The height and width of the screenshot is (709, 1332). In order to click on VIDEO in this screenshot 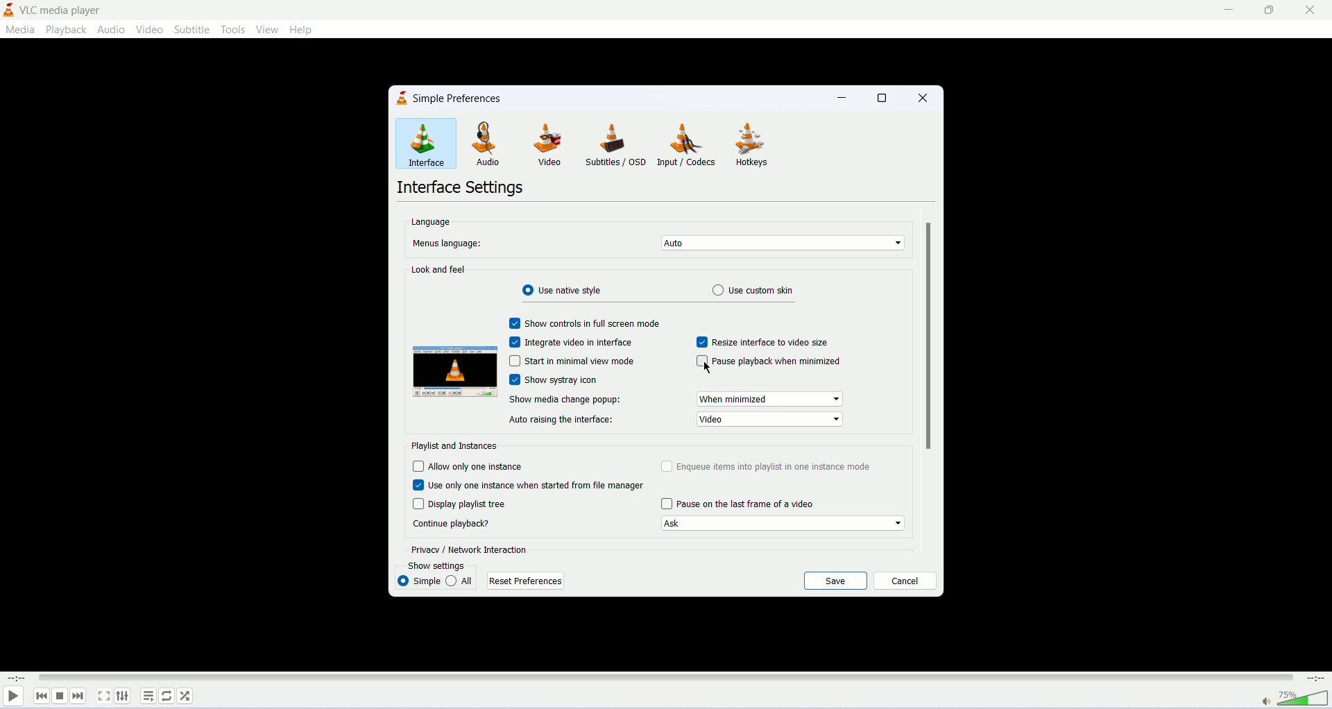, I will do `click(544, 144)`.